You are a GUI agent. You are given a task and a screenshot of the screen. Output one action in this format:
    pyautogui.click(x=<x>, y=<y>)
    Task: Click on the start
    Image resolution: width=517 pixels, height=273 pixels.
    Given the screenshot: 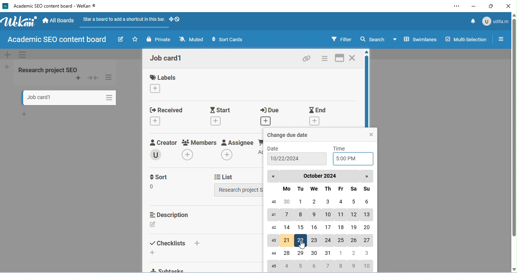 What is the action you would take?
    pyautogui.click(x=222, y=110)
    